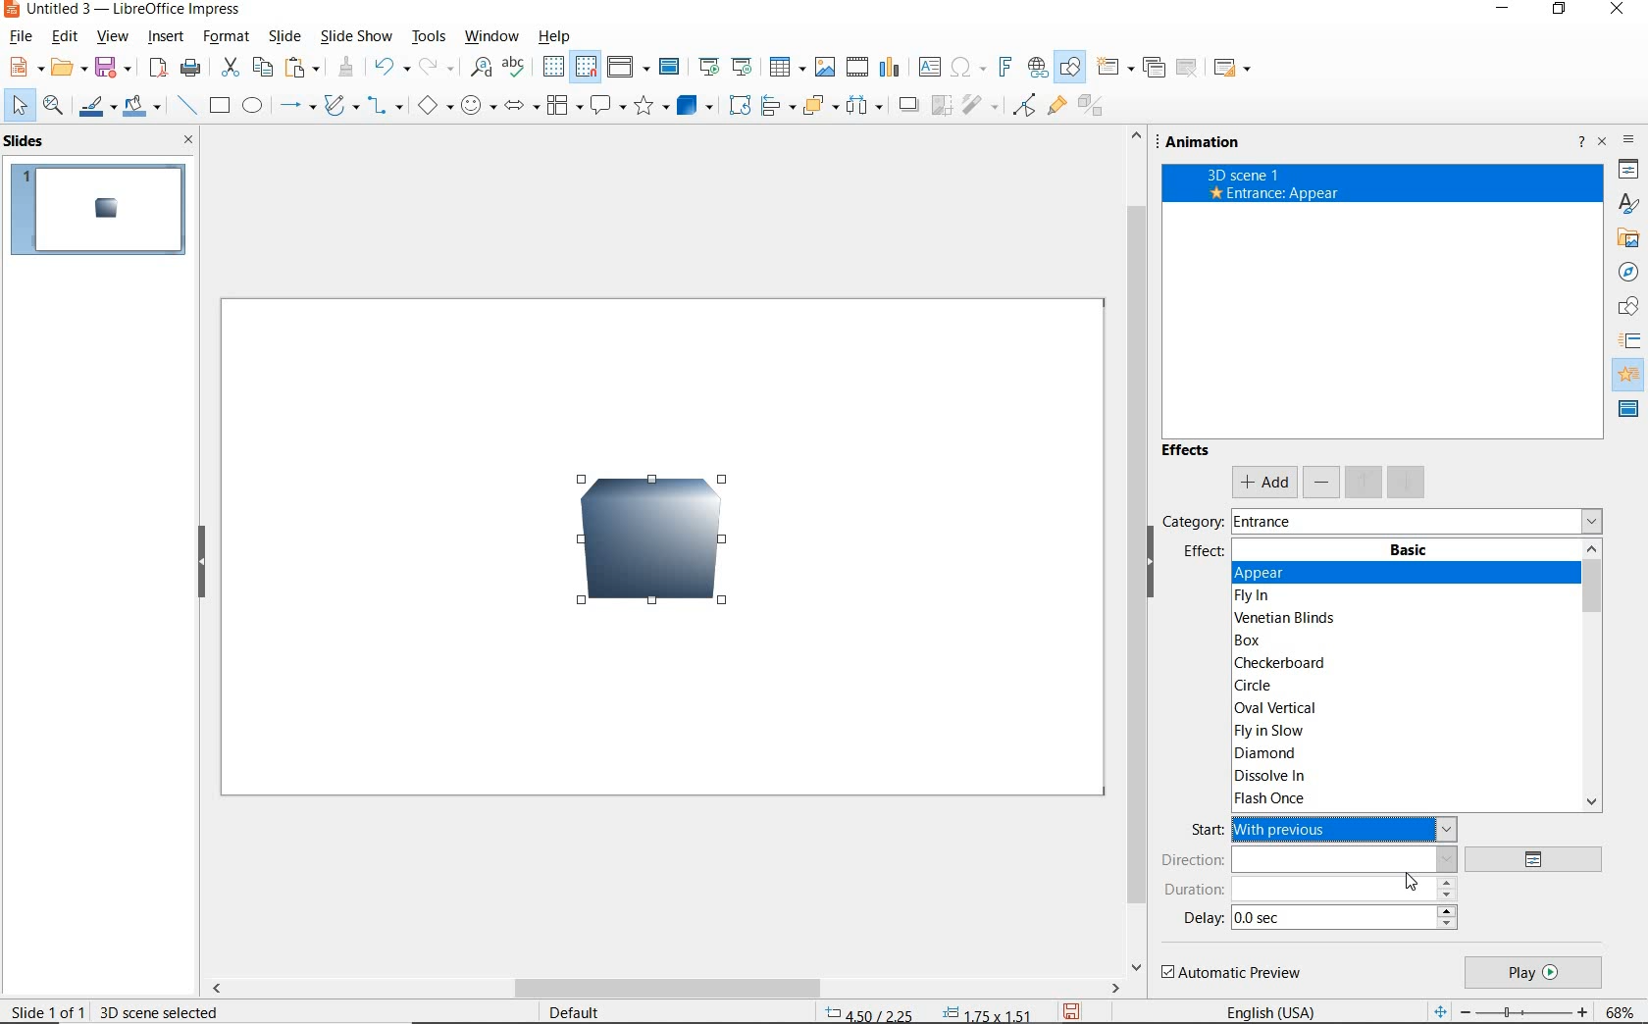 The image size is (1648, 1024). I want to click on add, so click(1263, 483).